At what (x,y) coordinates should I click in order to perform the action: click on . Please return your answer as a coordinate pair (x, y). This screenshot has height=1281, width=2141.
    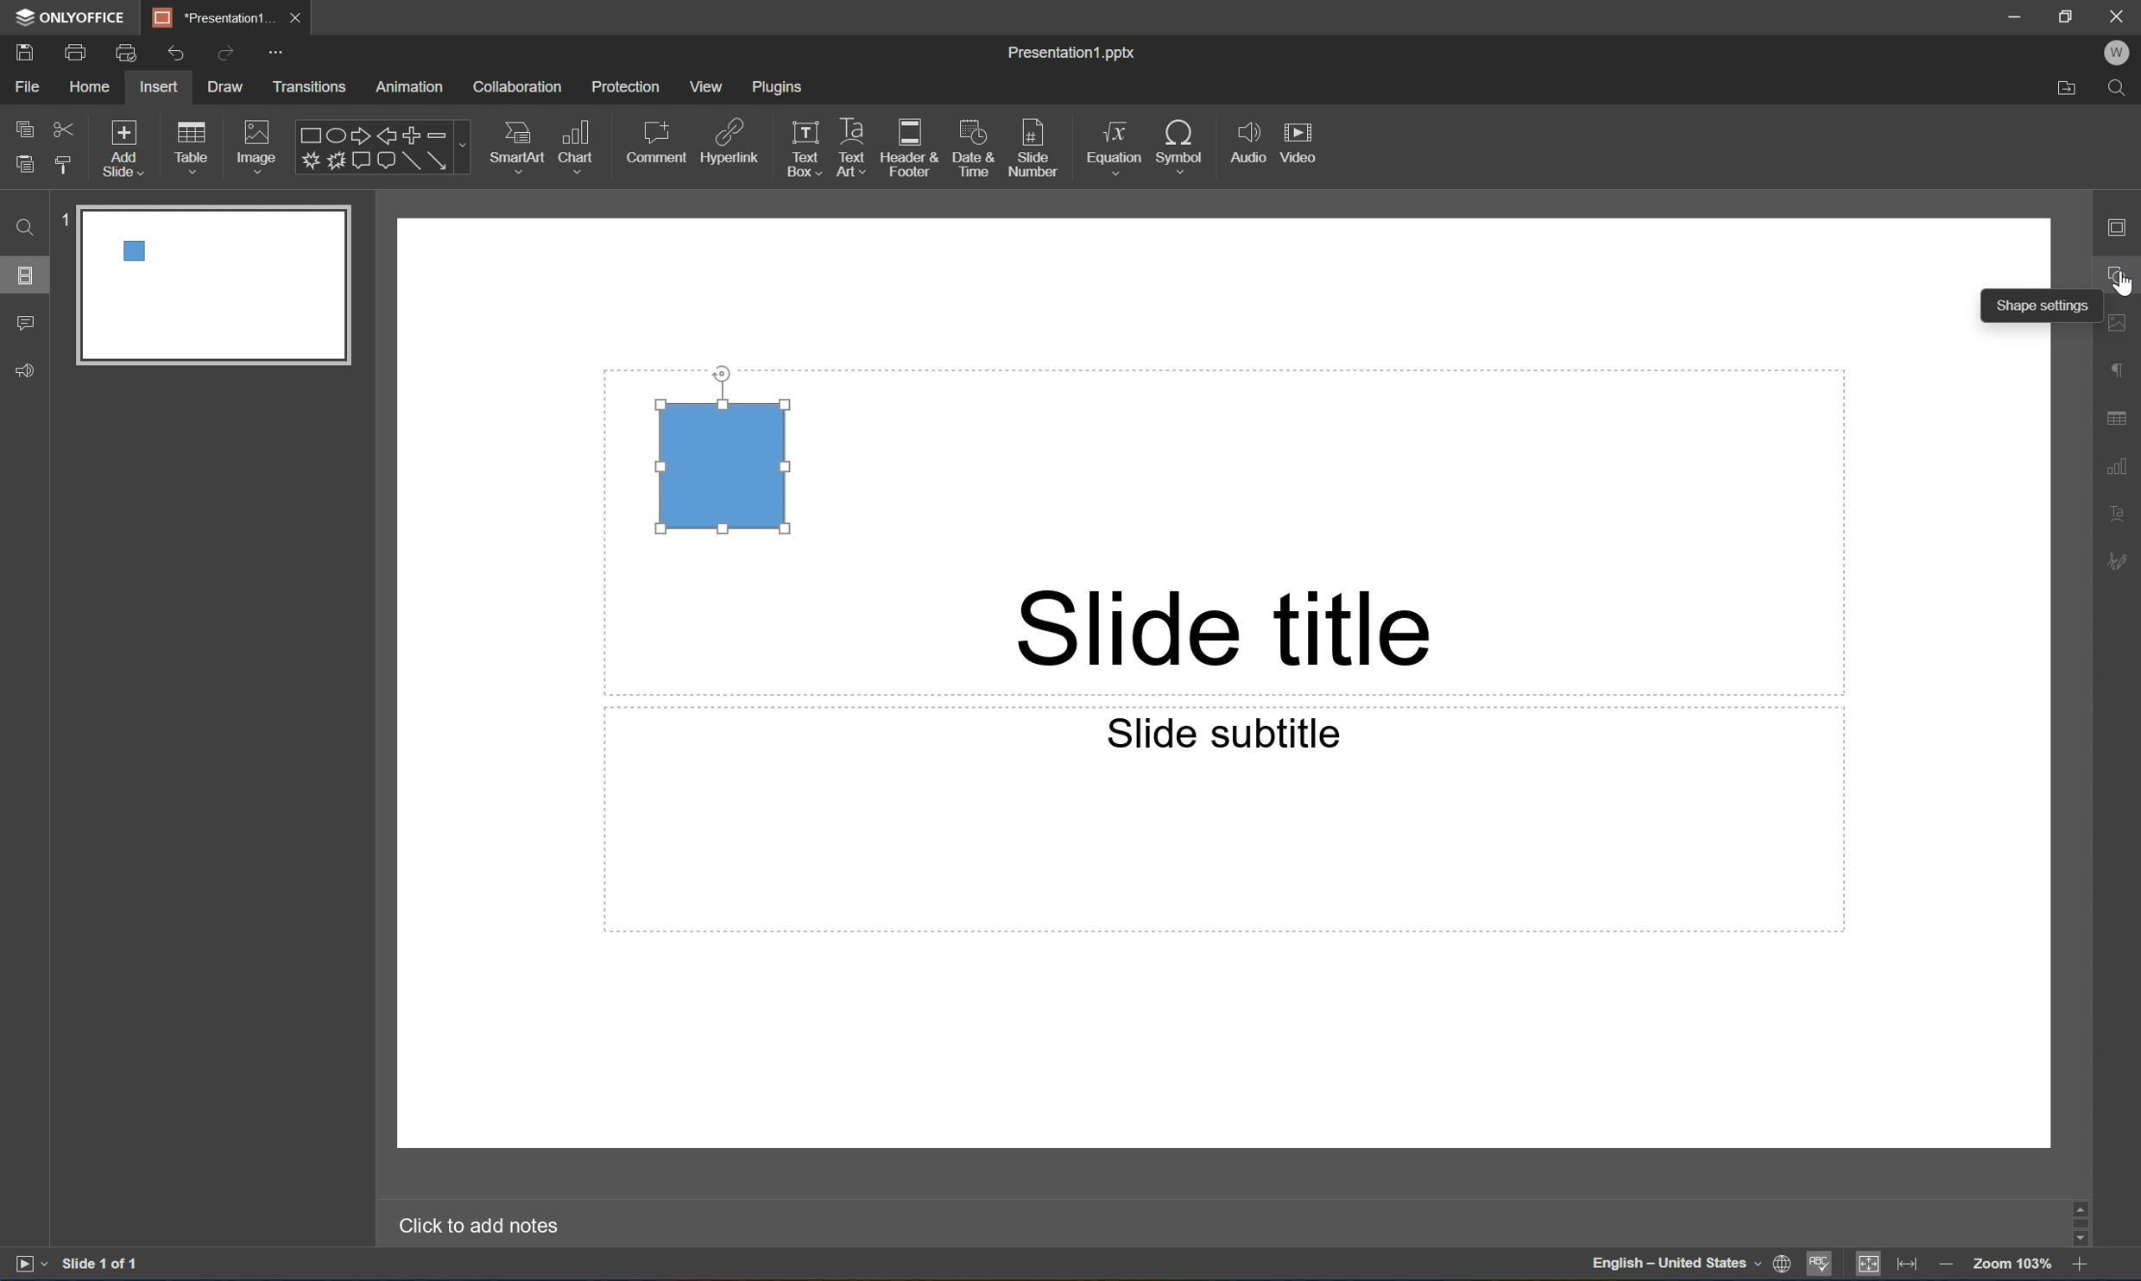
    Looking at the image, I should click on (335, 161).